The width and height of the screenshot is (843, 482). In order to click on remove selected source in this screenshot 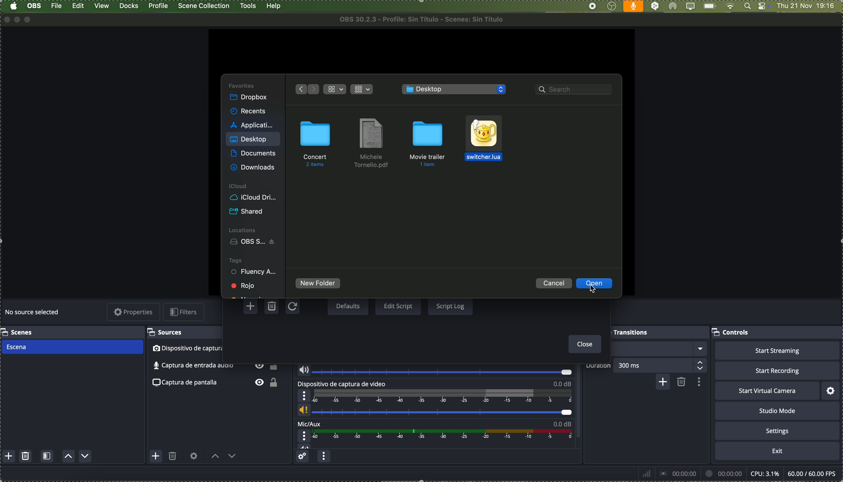, I will do `click(173, 458)`.